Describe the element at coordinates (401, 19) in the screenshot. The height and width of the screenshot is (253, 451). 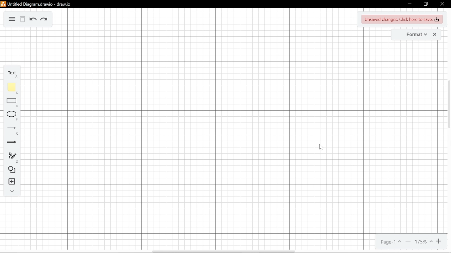
I see `unsaved changes. Click here to save` at that location.